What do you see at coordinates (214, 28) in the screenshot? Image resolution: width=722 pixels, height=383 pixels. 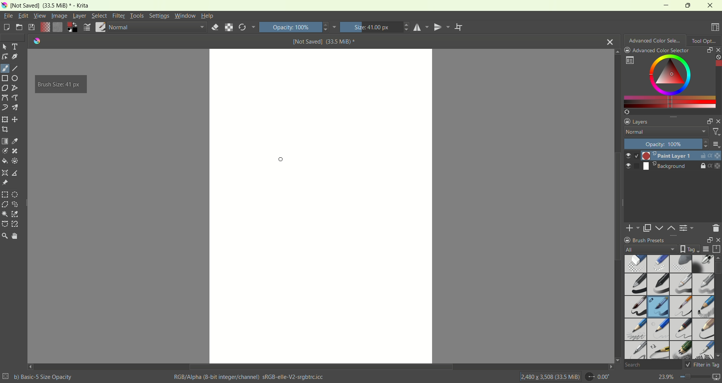 I see `eraser mode` at bounding box center [214, 28].